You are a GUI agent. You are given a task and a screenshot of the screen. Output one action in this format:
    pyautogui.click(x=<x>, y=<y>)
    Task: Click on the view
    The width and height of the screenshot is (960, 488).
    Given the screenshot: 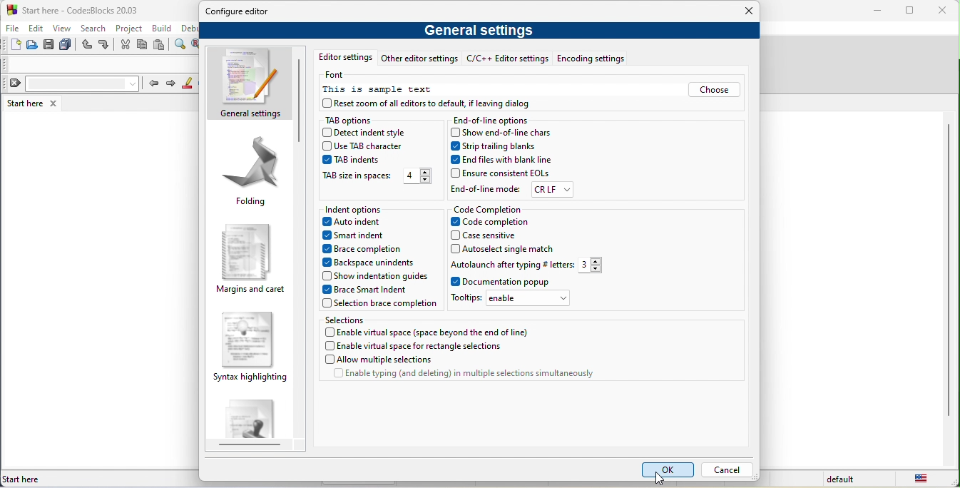 What is the action you would take?
    pyautogui.click(x=64, y=30)
    